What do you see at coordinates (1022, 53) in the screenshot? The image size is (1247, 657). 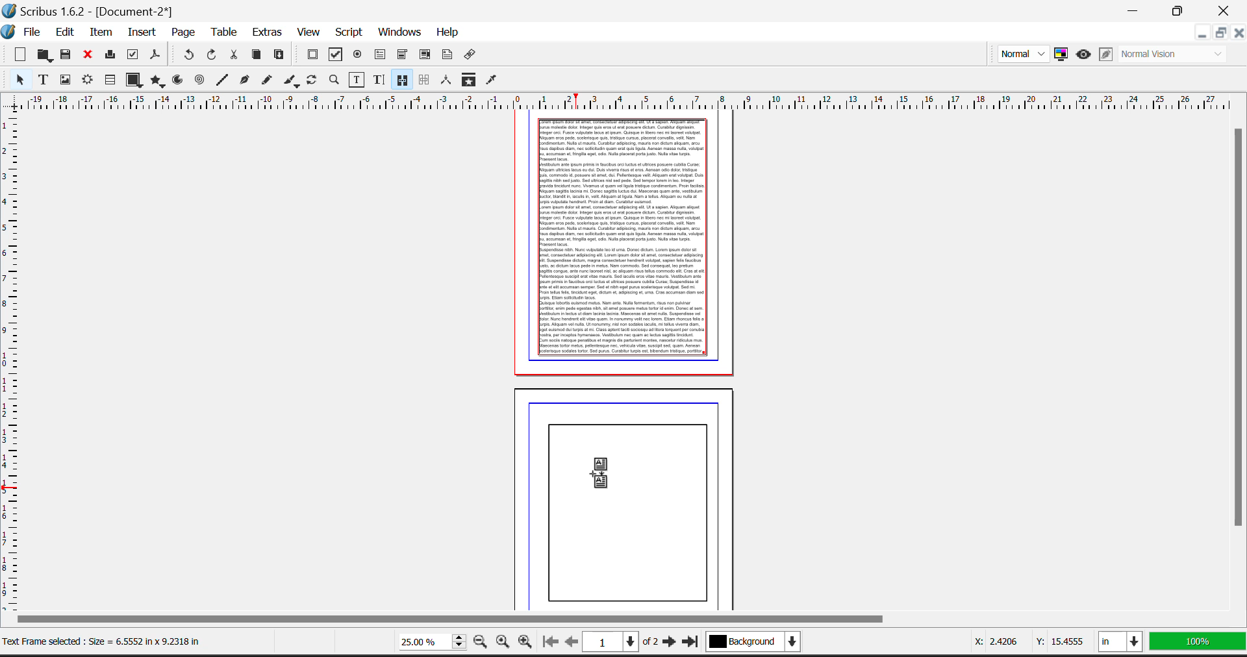 I see `Normal` at bounding box center [1022, 53].